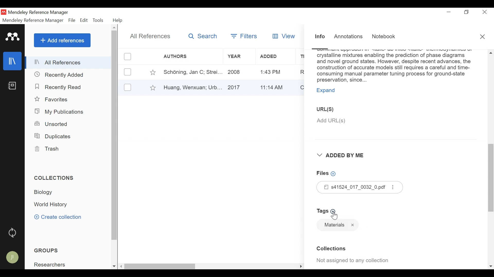 Image resolution: width=494 pixels, height=277 pixels. What do you see at coordinates (62, 40) in the screenshot?
I see `Add References` at bounding box center [62, 40].